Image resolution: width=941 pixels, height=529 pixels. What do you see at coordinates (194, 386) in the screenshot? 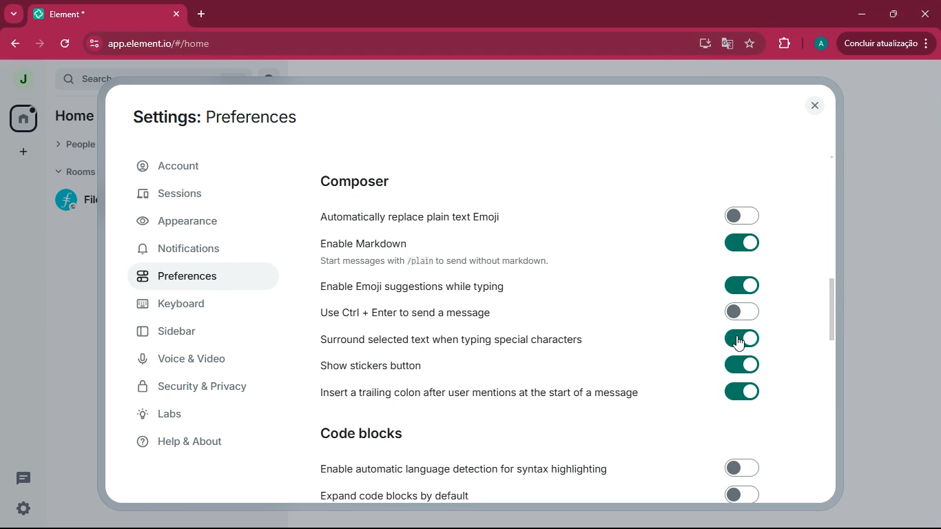
I see `security & privacy` at bounding box center [194, 386].